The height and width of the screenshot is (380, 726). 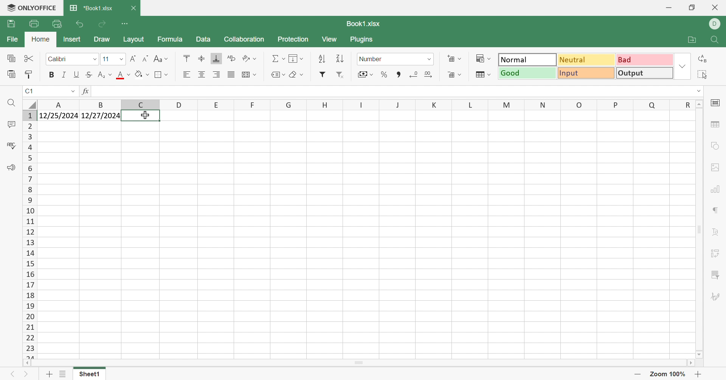 I want to click on 11, so click(x=105, y=59).